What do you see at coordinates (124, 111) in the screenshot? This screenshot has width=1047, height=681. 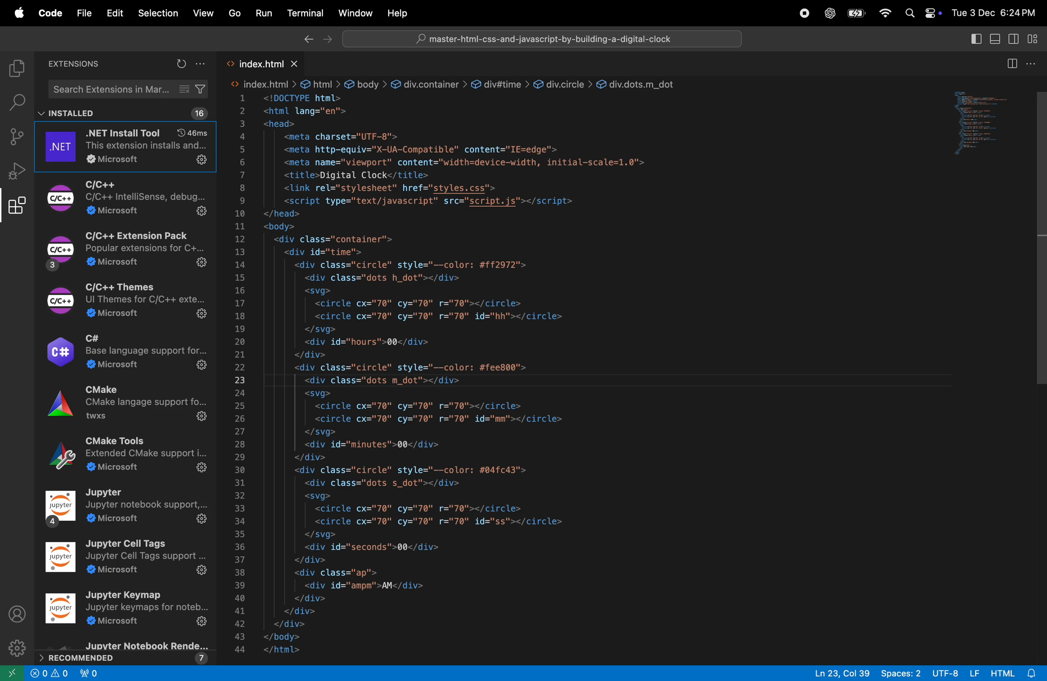 I see `installed` at bounding box center [124, 111].